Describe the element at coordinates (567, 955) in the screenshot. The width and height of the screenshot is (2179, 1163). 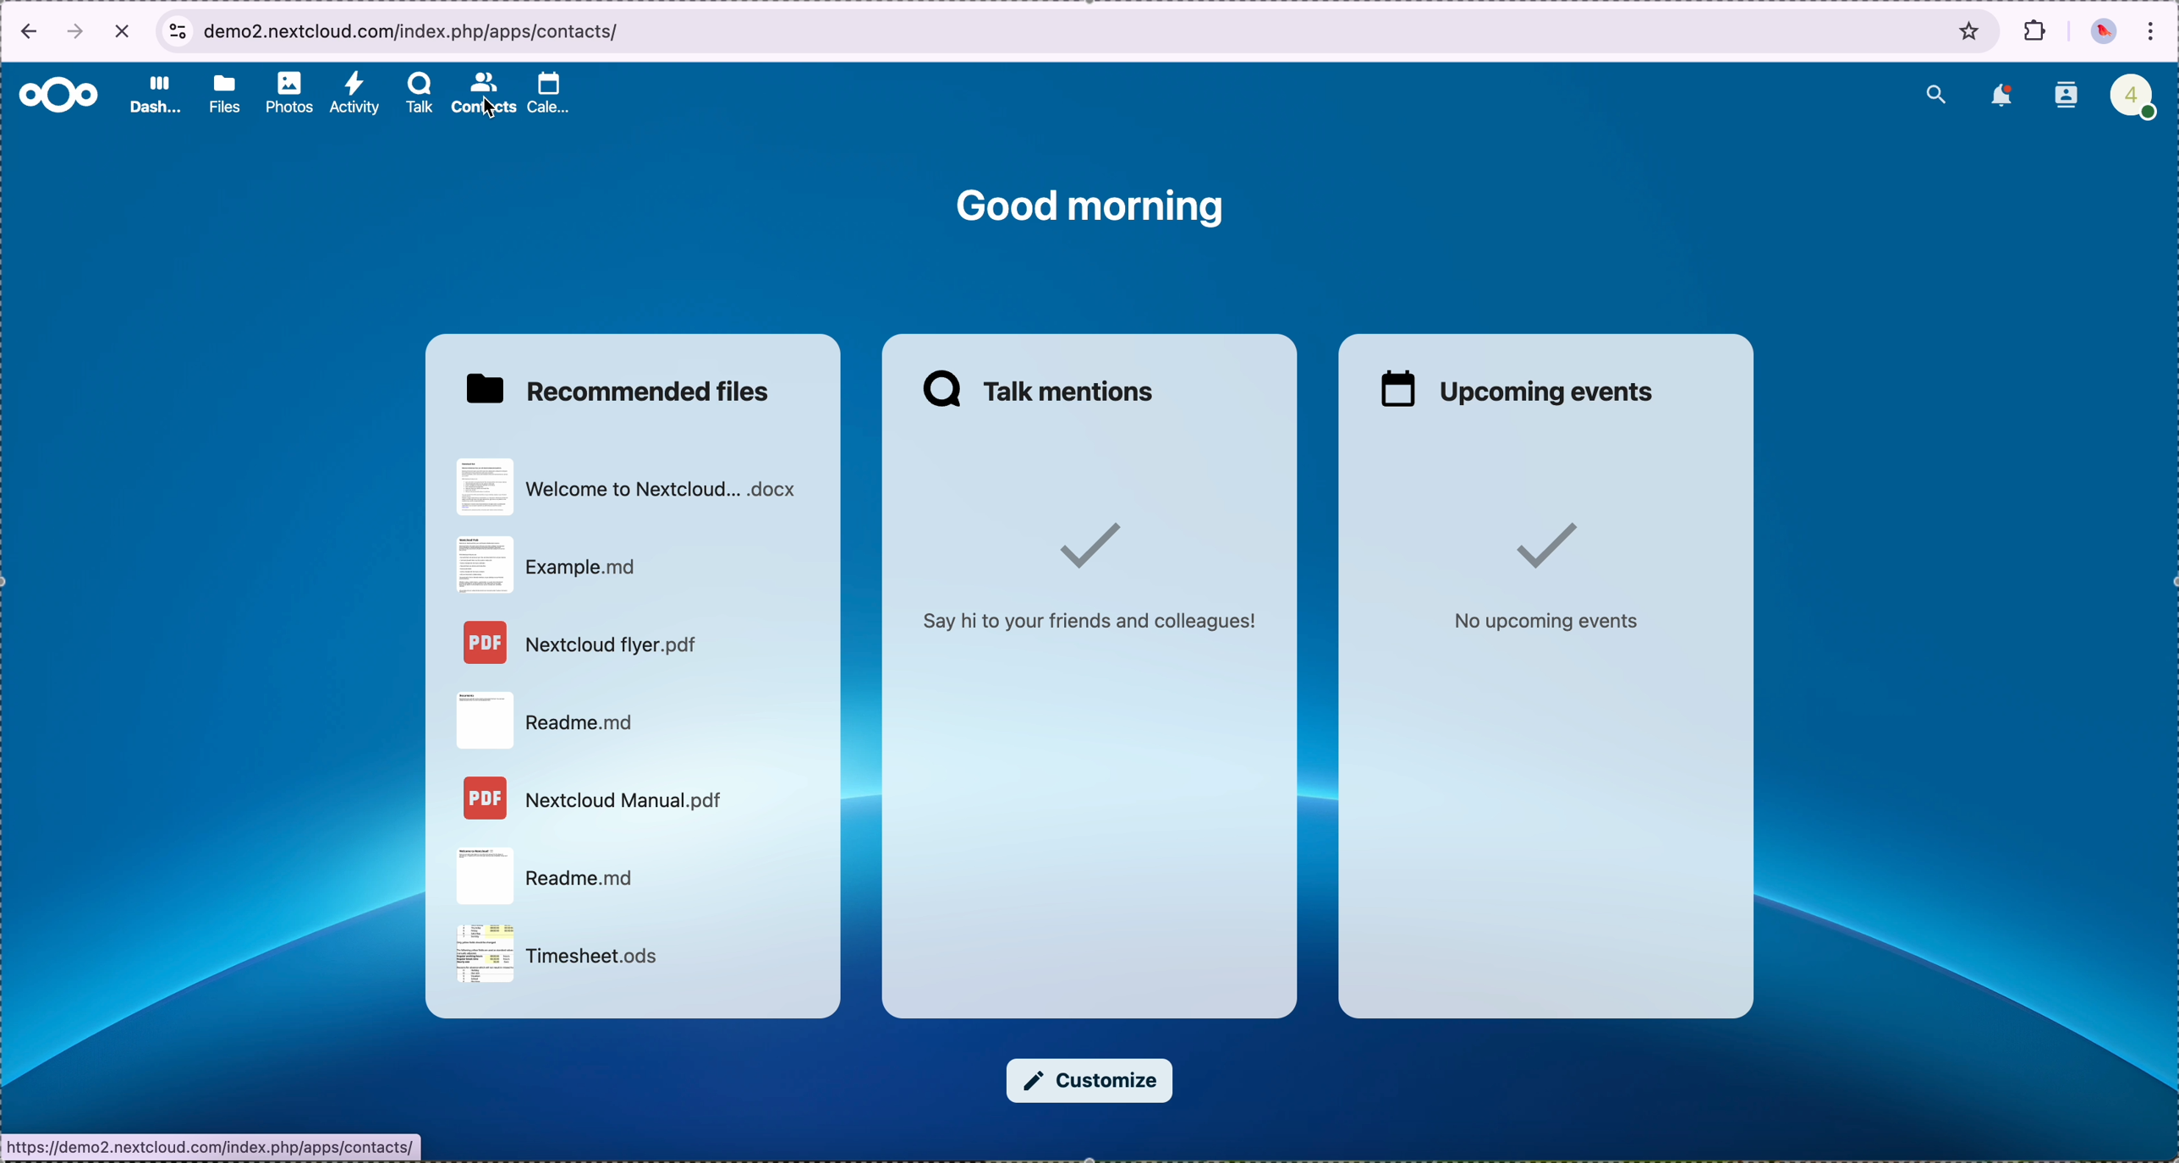
I see `file` at that location.